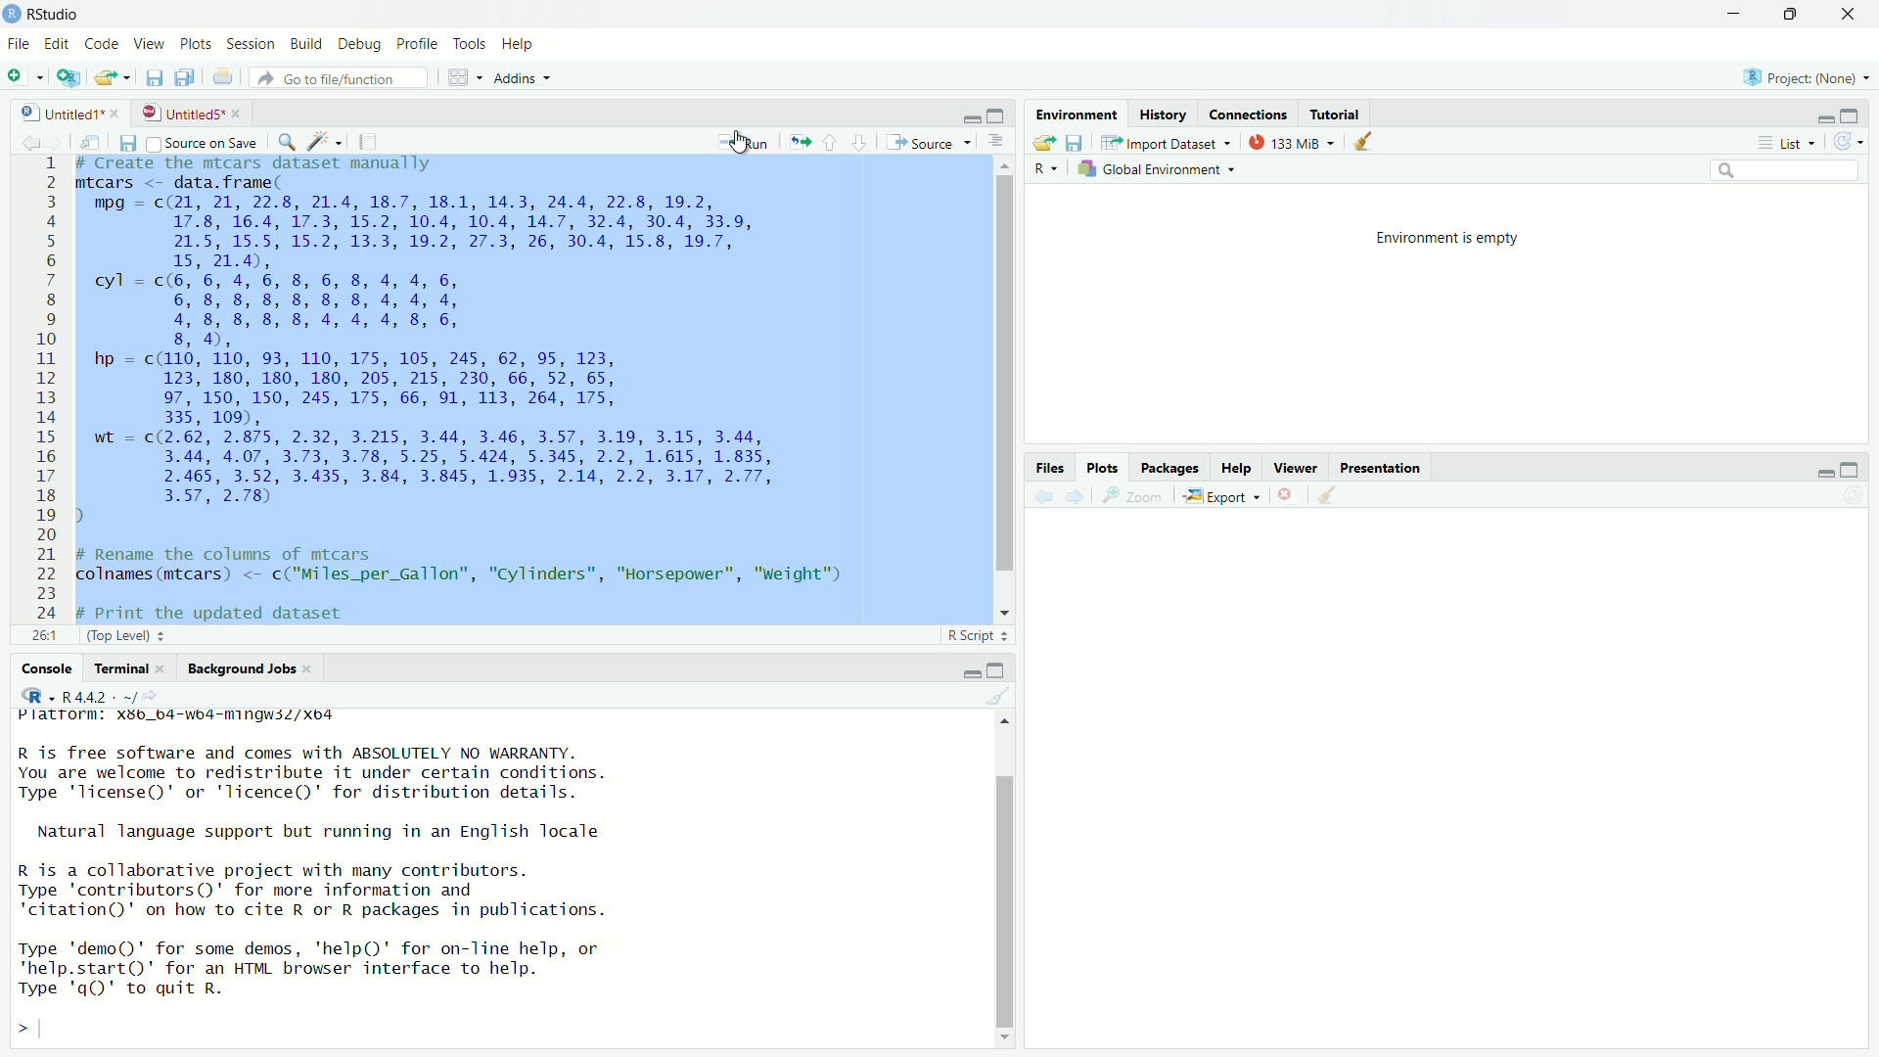  I want to click on Run, so click(745, 143).